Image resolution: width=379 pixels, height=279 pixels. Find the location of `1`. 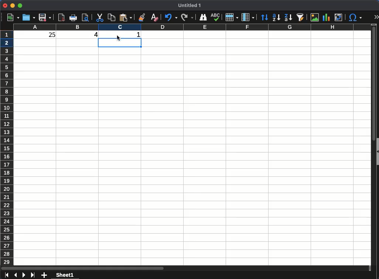

1 is located at coordinates (137, 35).